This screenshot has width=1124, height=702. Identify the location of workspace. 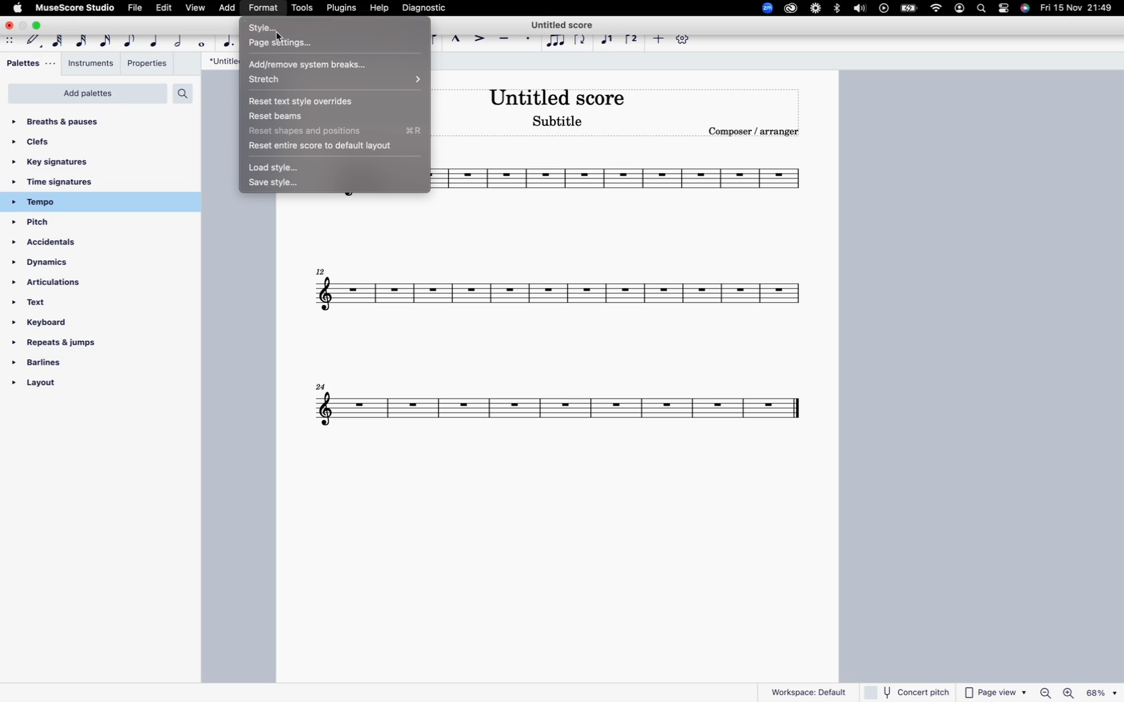
(809, 690).